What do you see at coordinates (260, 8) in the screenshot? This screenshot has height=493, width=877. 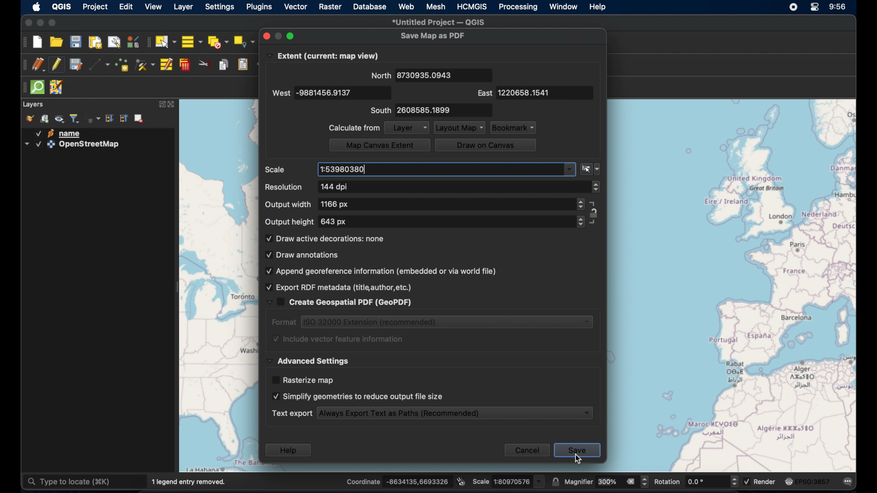 I see `plugins` at bounding box center [260, 8].